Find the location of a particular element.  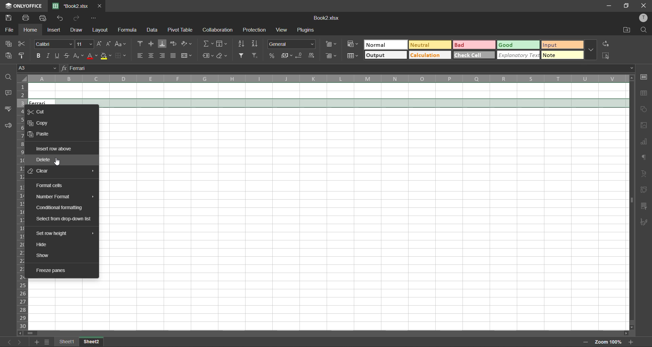

freeze panes is located at coordinates (54, 270).